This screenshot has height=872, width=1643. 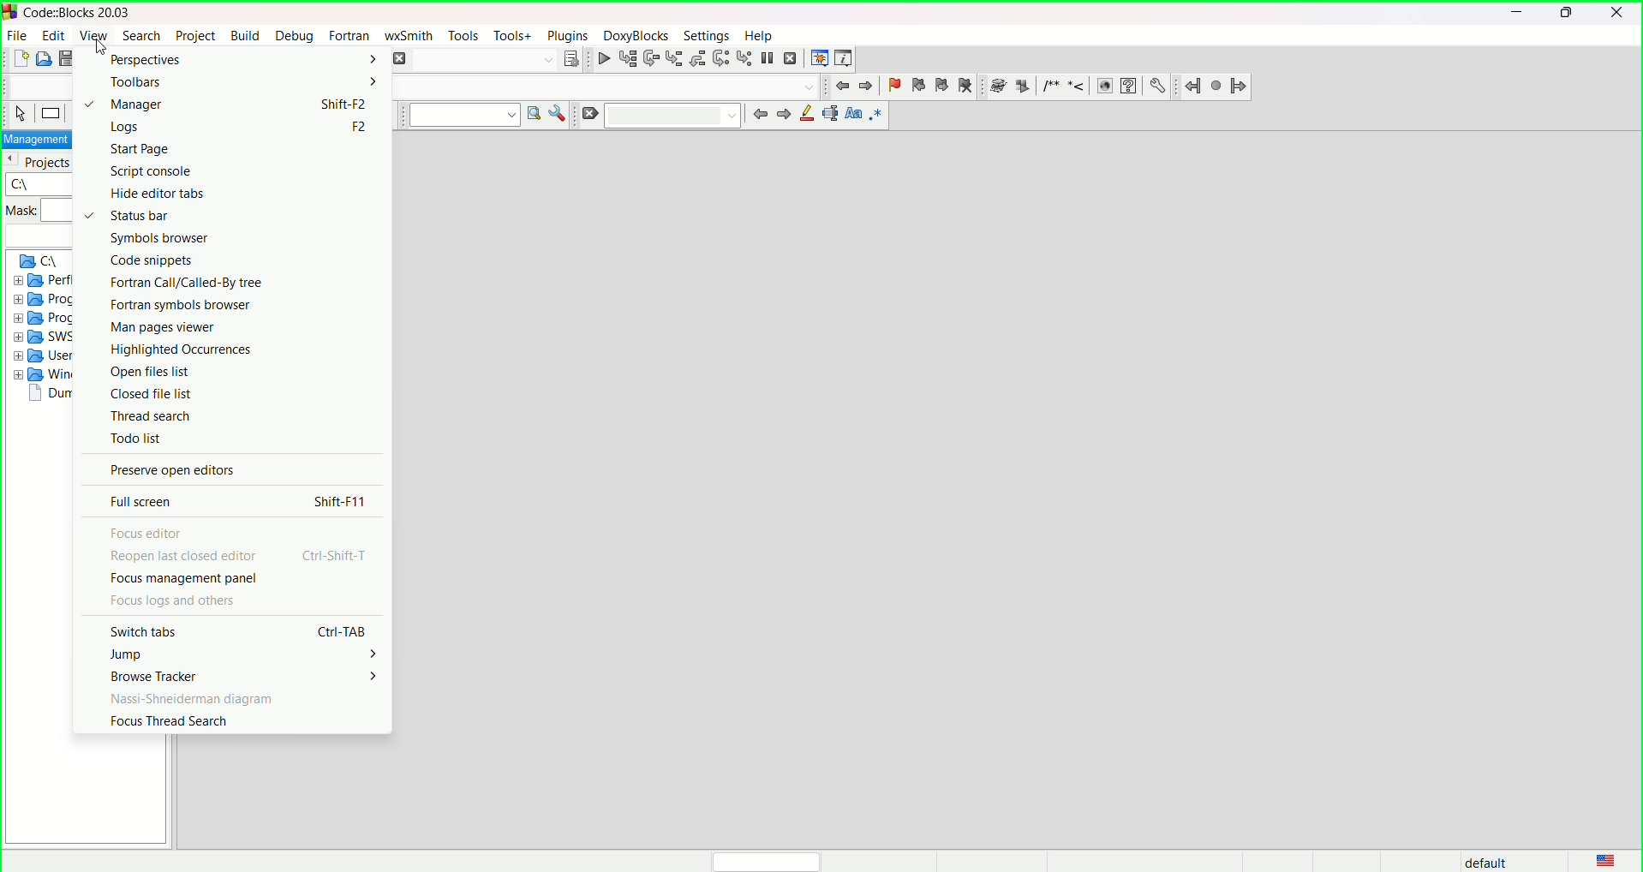 I want to click on jump back, so click(x=839, y=85).